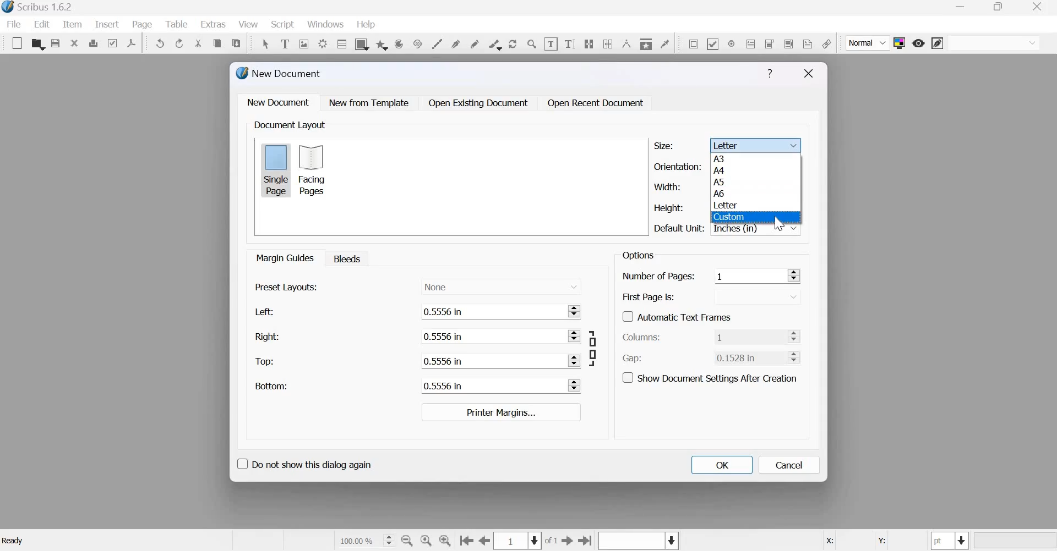 Image resolution: width=1057 pixels, height=551 pixels. What do you see at coordinates (721, 182) in the screenshot?
I see `A5` at bounding box center [721, 182].